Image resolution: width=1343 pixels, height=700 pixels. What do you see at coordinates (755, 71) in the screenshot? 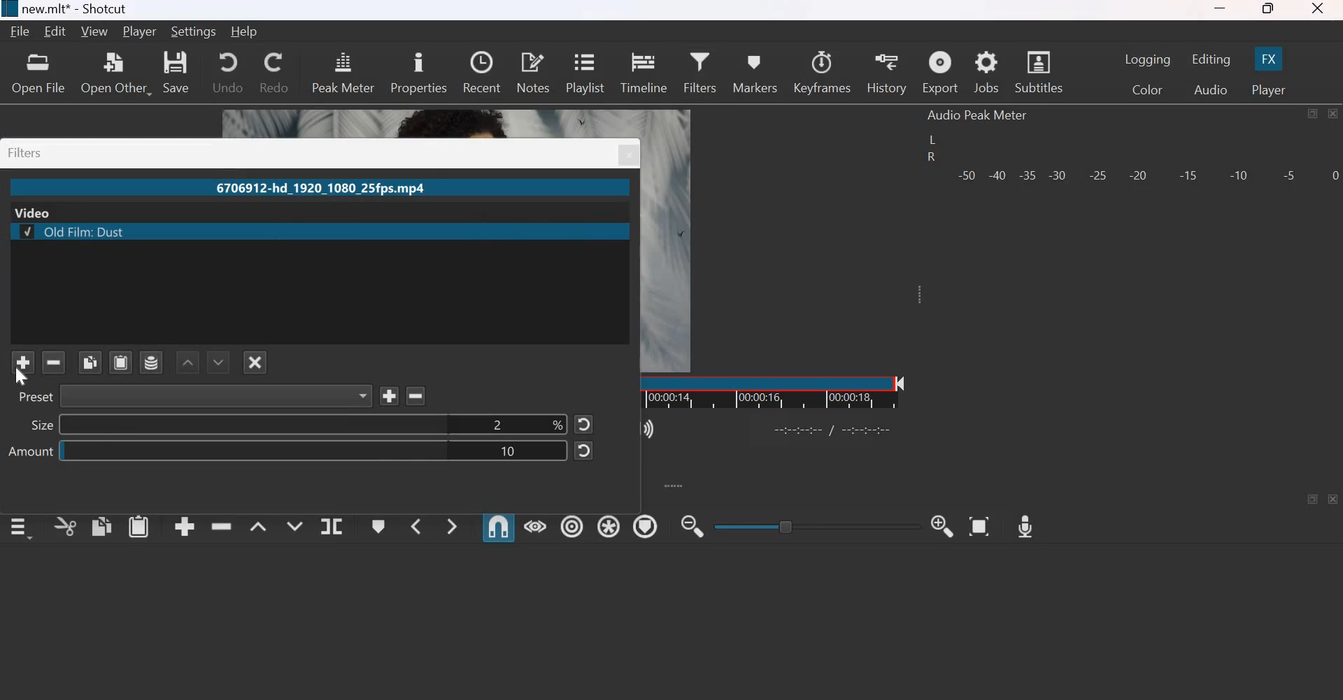
I see `Markers` at bounding box center [755, 71].